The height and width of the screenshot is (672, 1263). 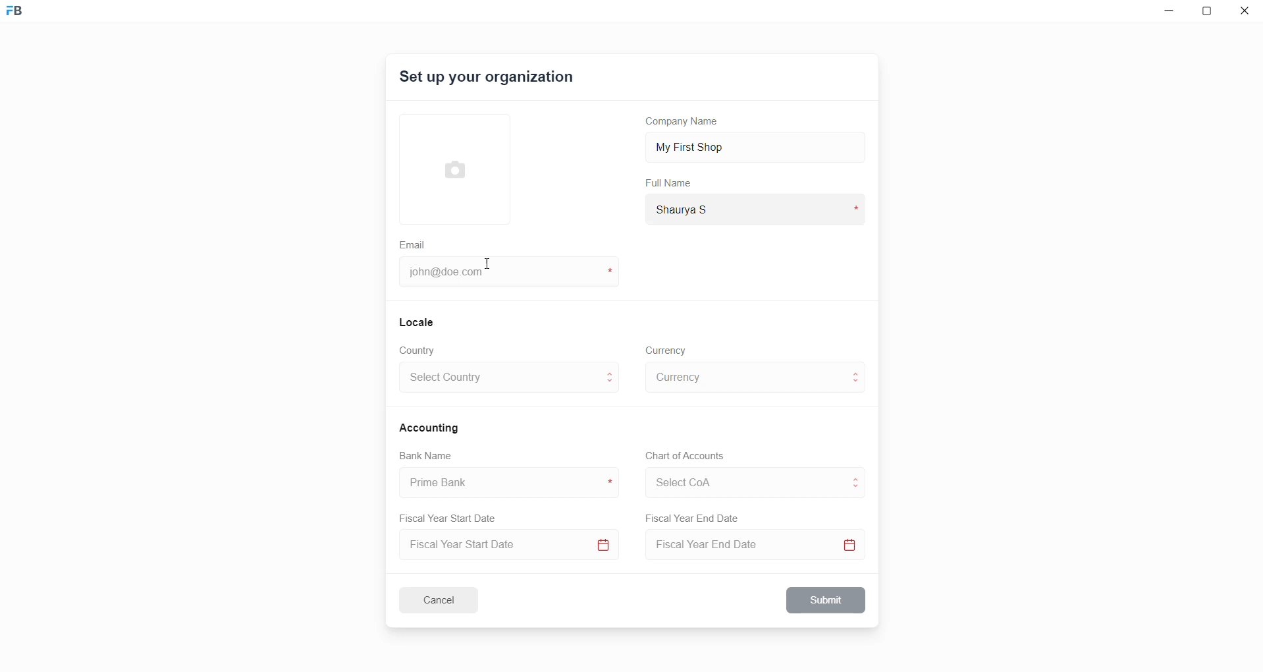 What do you see at coordinates (711, 146) in the screenshot?
I see `My First Shop` at bounding box center [711, 146].